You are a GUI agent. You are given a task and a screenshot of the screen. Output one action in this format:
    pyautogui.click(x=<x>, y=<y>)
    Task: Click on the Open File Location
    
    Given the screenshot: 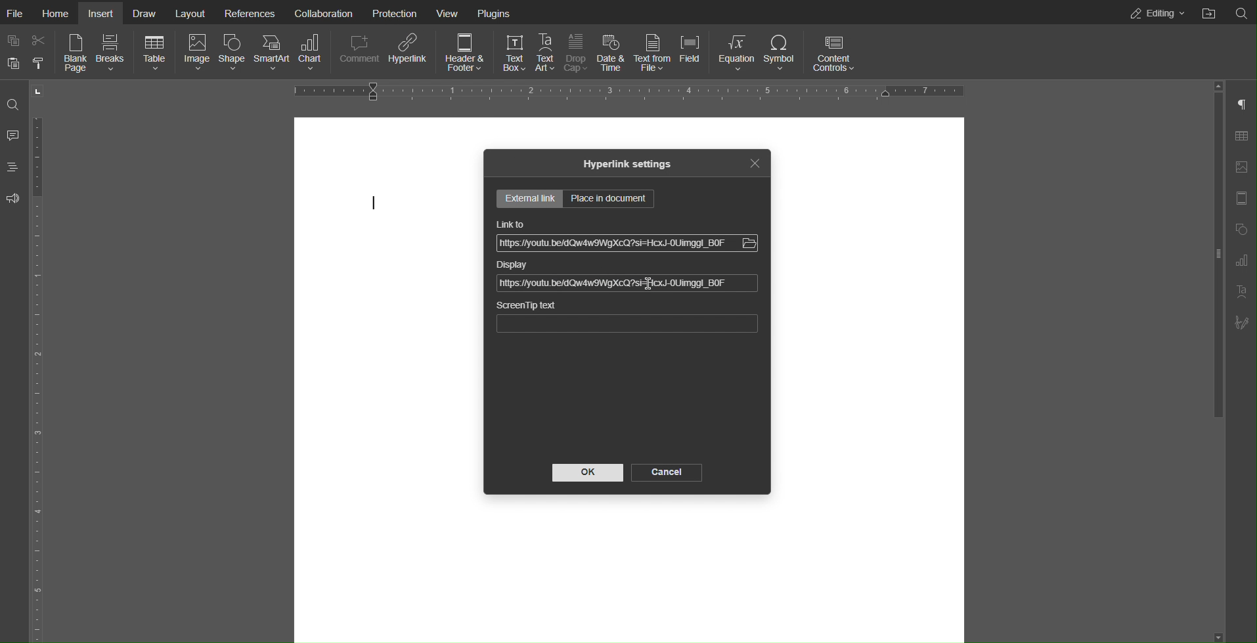 What is the action you would take?
    pyautogui.click(x=1209, y=12)
    